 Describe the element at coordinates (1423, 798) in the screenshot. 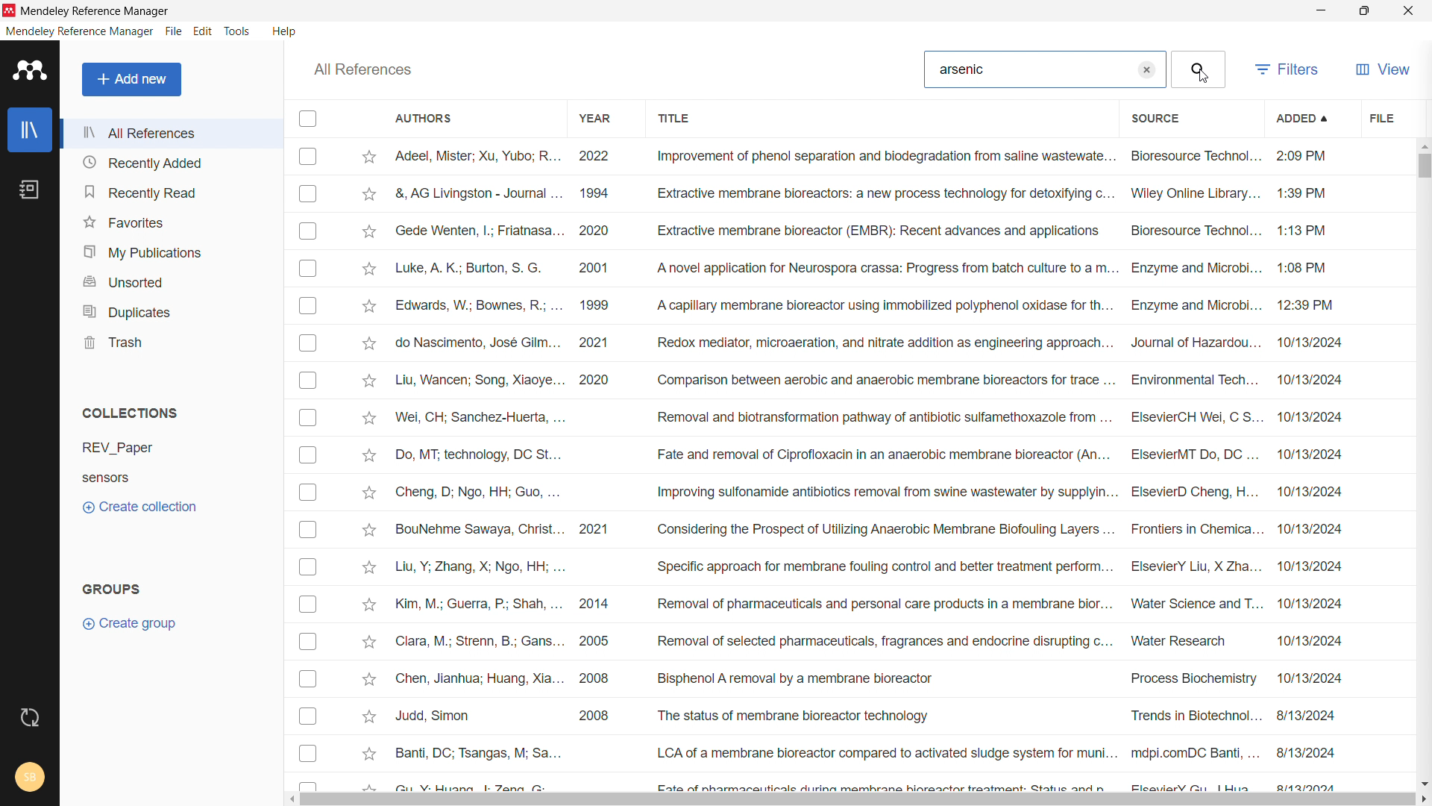

I see `scroll right` at that location.